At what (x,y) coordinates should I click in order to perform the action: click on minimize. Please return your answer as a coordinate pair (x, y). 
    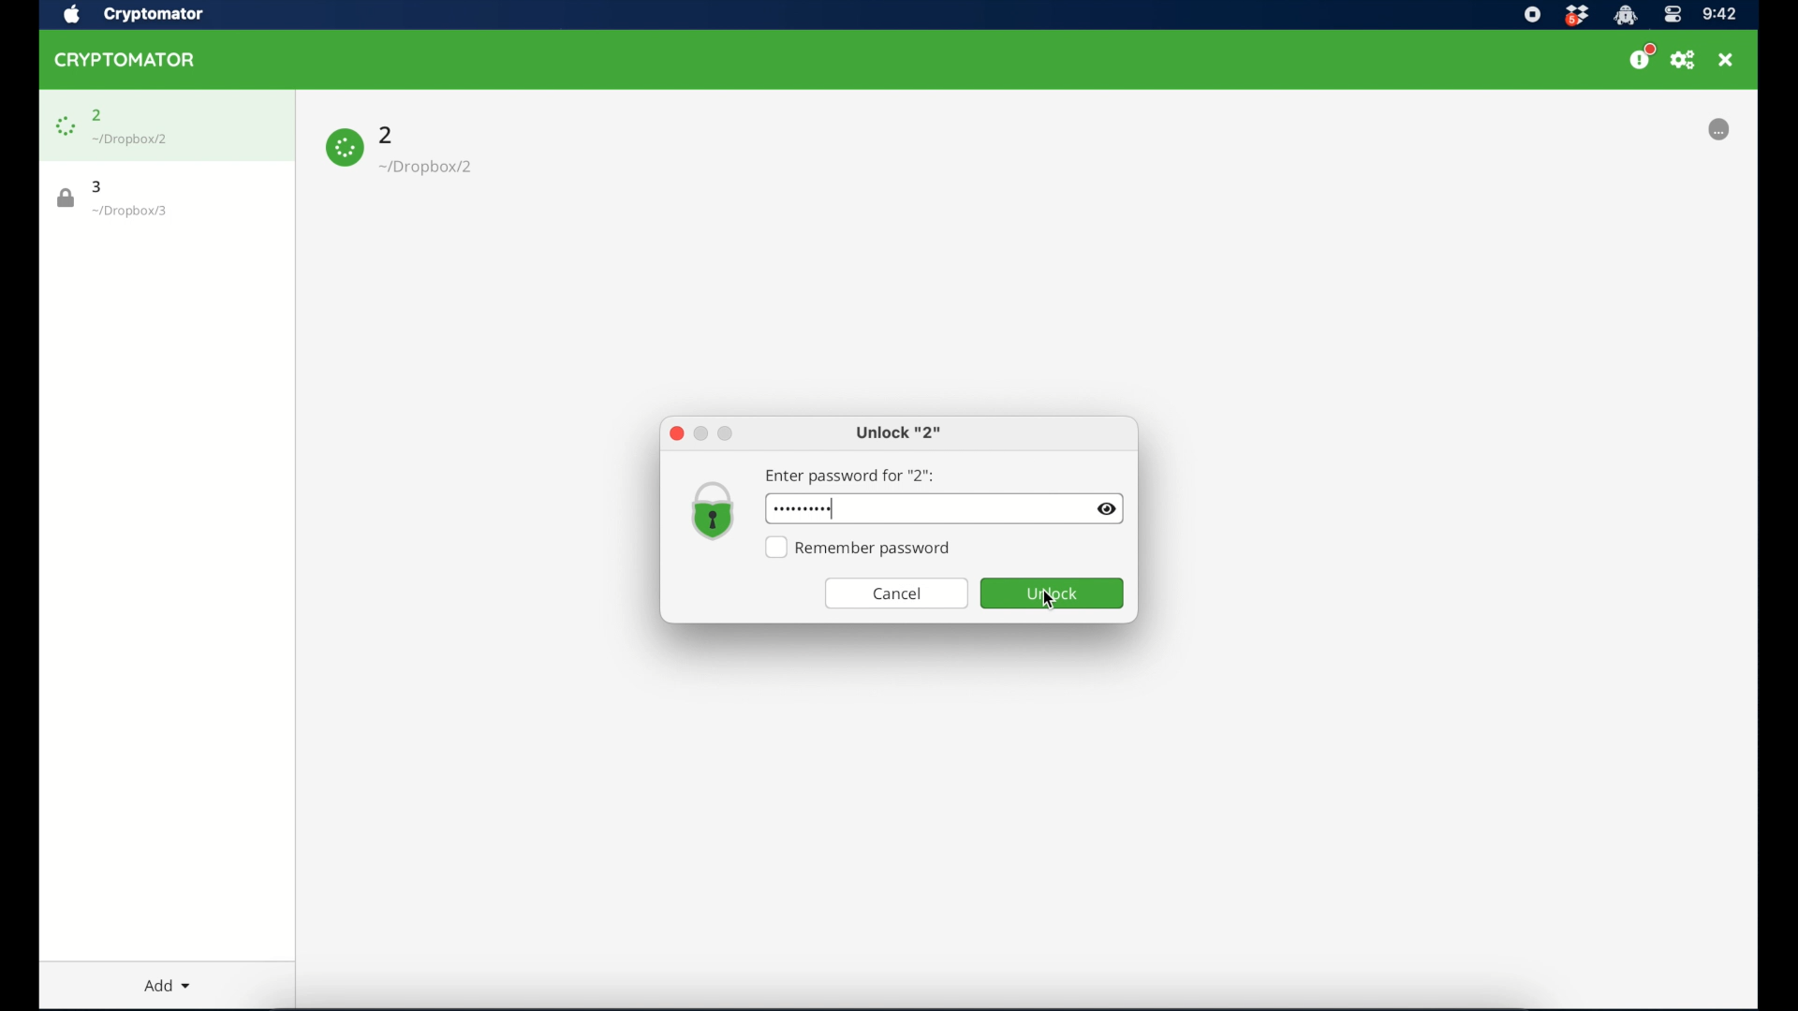
    Looking at the image, I should click on (701, 432).